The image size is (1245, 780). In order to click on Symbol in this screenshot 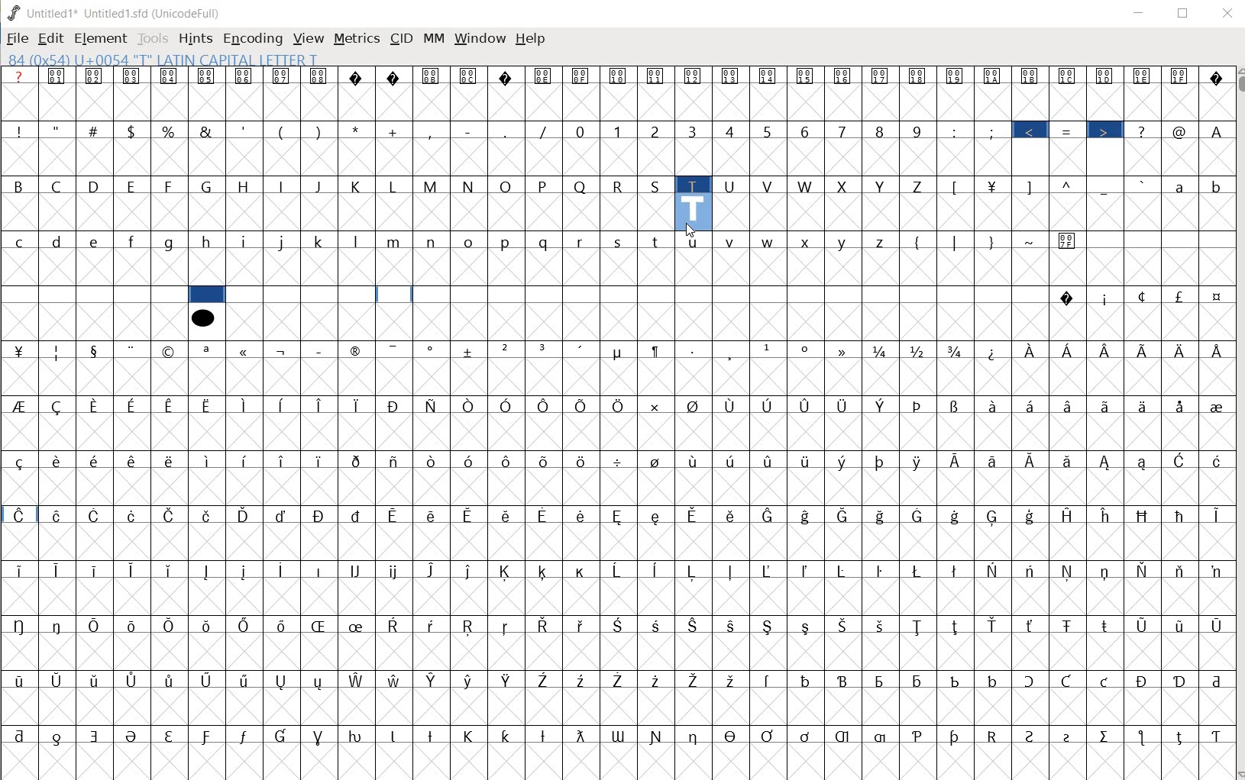, I will do `click(21, 624)`.